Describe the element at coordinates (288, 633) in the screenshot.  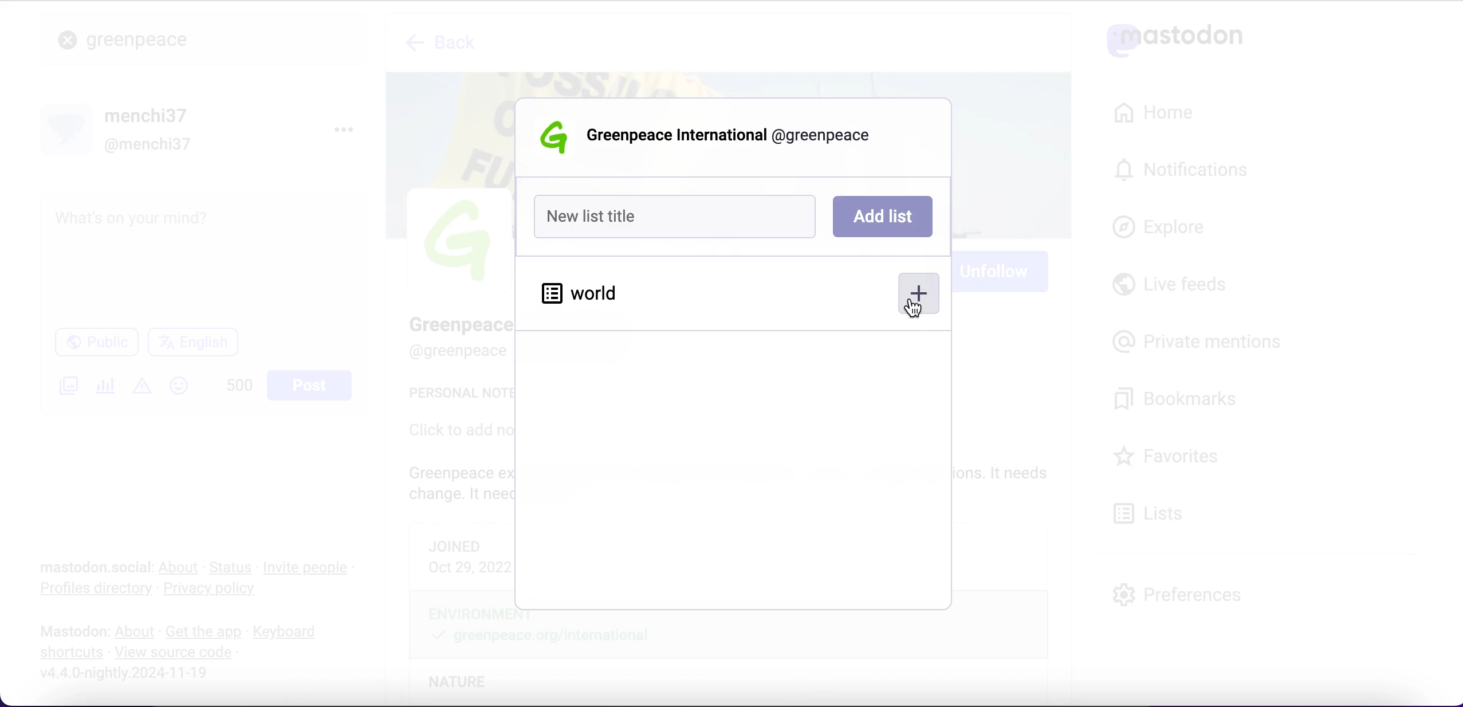
I see `keyboard` at that location.